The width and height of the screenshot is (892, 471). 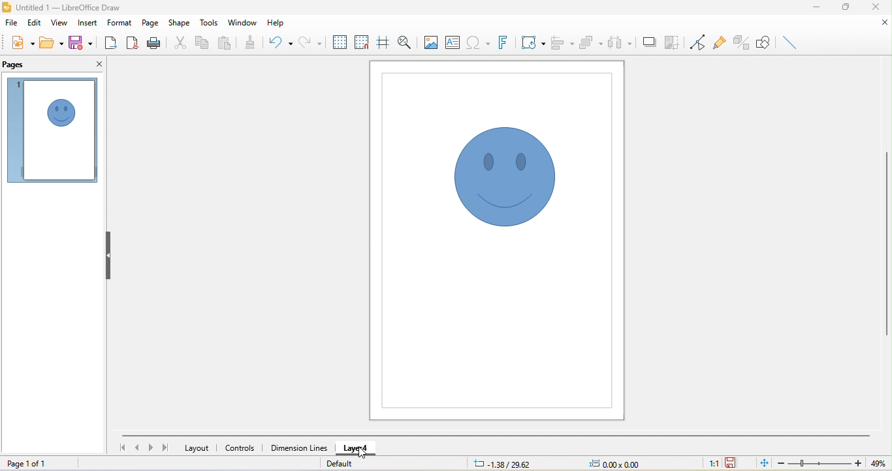 I want to click on the document has not been modified since the last save , so click(x=735, y=463).